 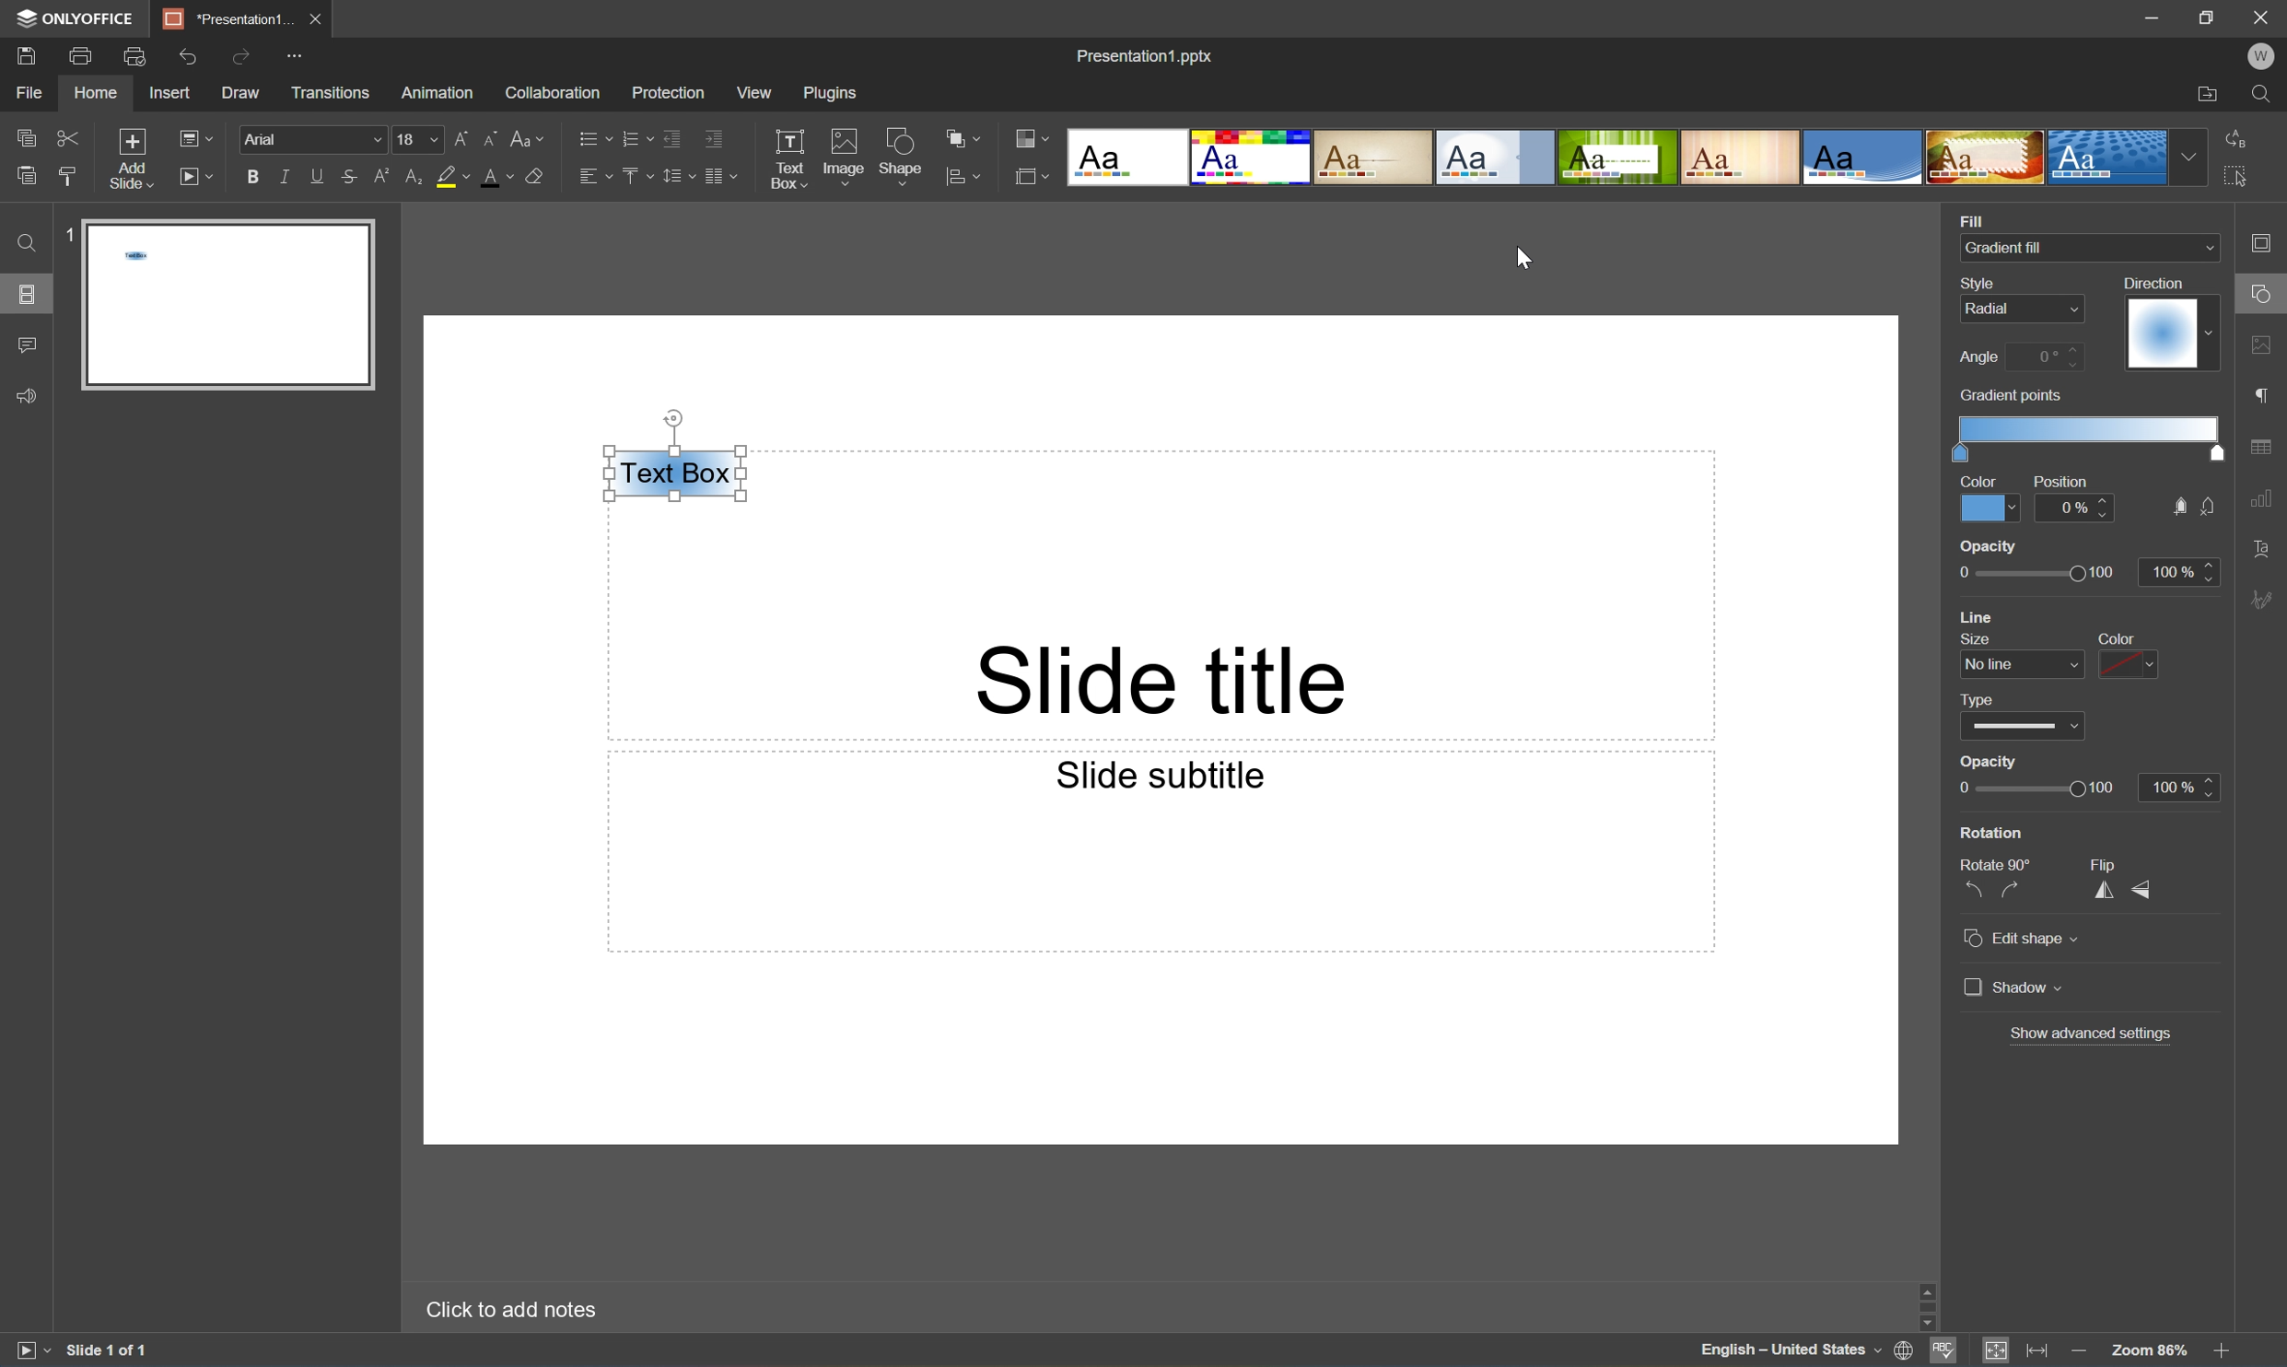 I want to click on Slider, so click(x=2040, y=787).